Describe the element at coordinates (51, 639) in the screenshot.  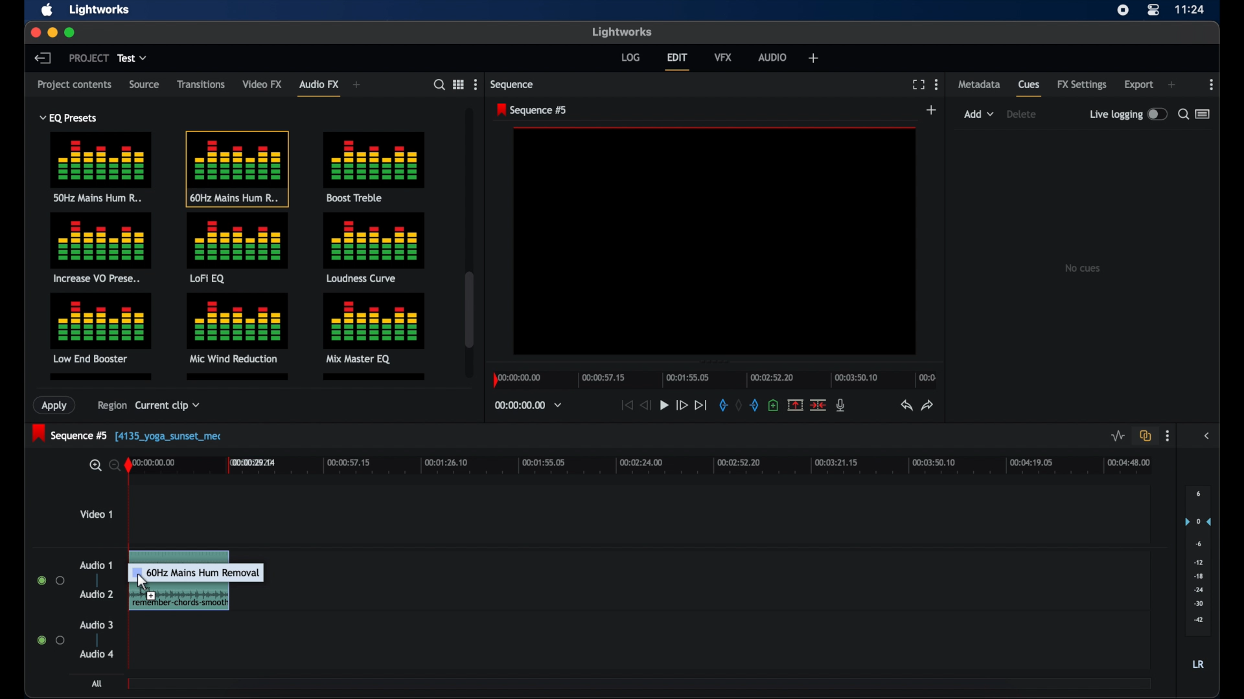
I see `radio button` at that location.